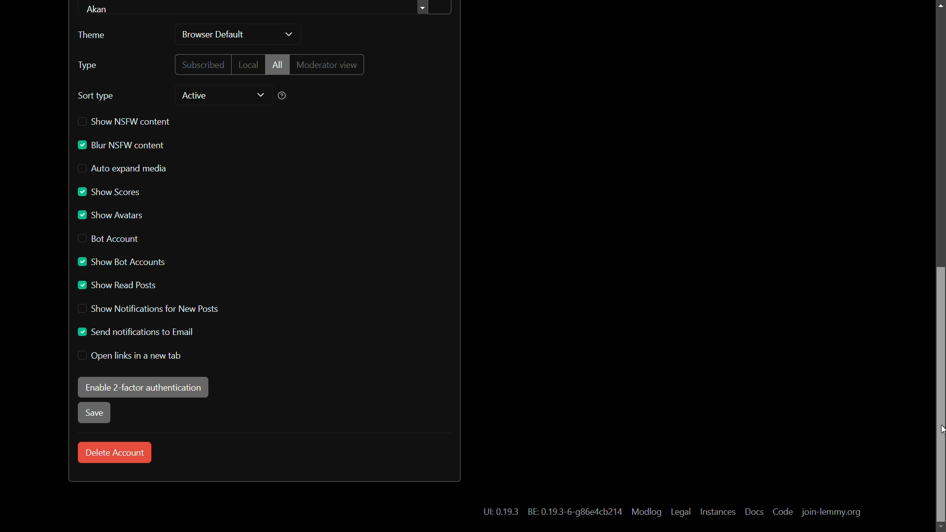 The width and height of the screenshot is (946, 532). Describe the element at coordinates (111, 215) in the screenshot. I see `show avatars` at that location.